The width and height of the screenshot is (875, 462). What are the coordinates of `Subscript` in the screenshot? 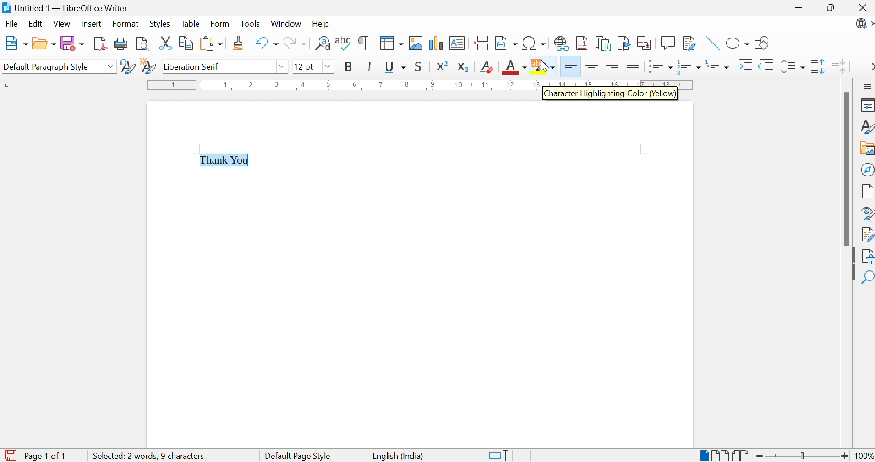 It's located at (464, 67).